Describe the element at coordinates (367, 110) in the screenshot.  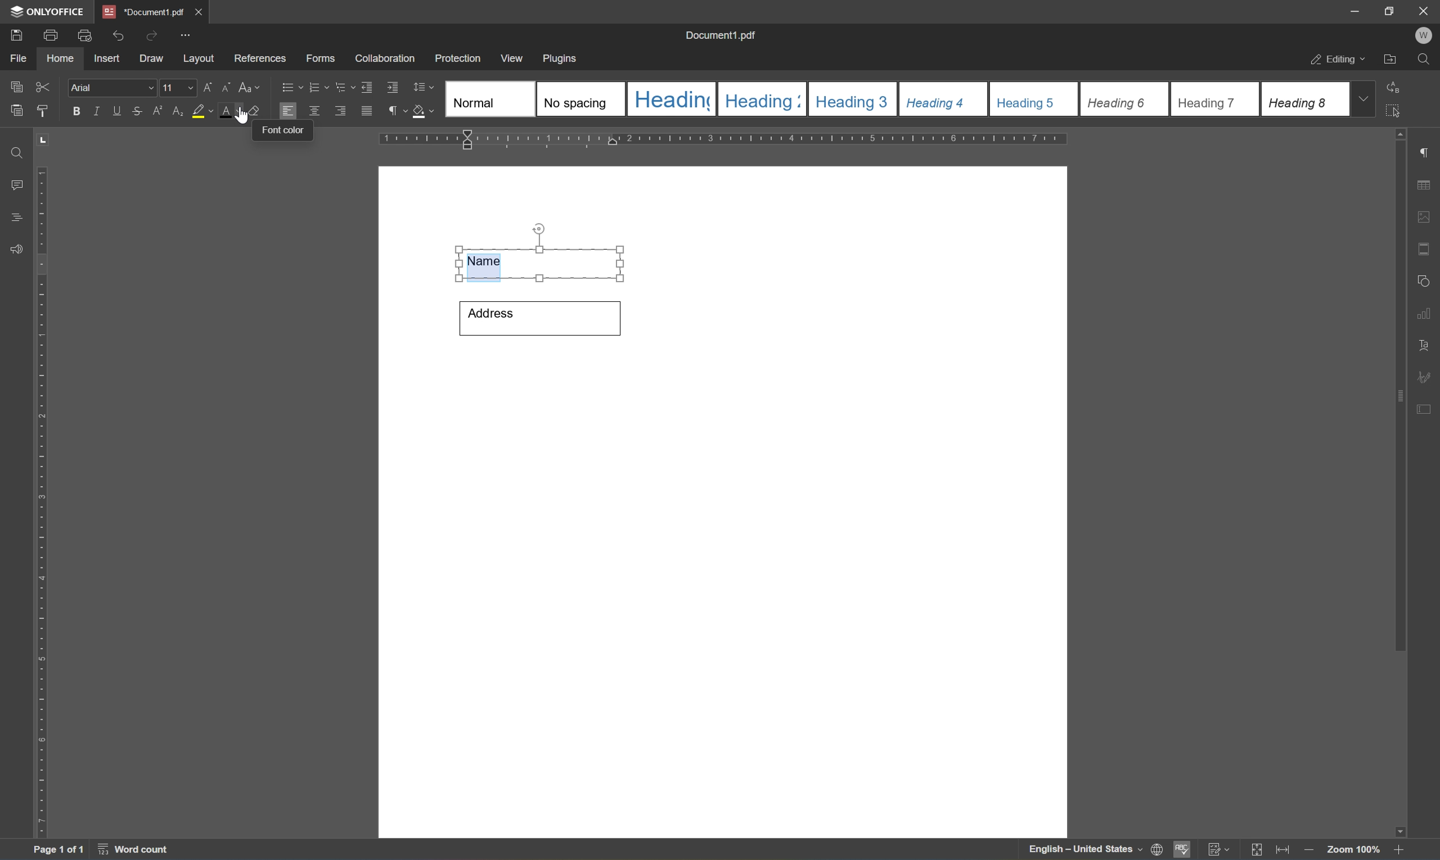
I see `justified` at that location.